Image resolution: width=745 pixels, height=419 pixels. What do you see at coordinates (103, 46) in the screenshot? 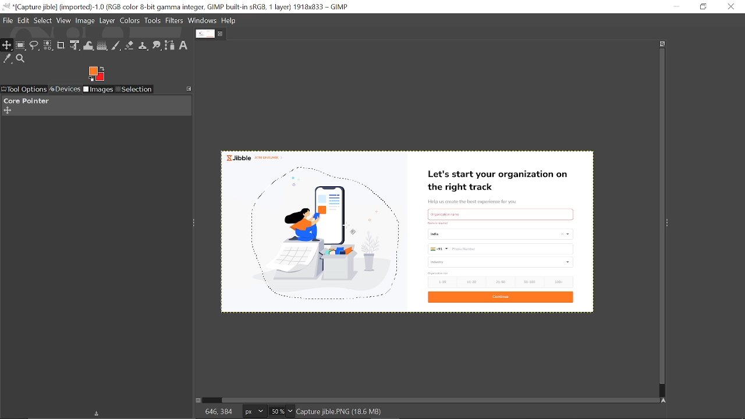
I see `Gradient tool` at bounding box center [103, 46].